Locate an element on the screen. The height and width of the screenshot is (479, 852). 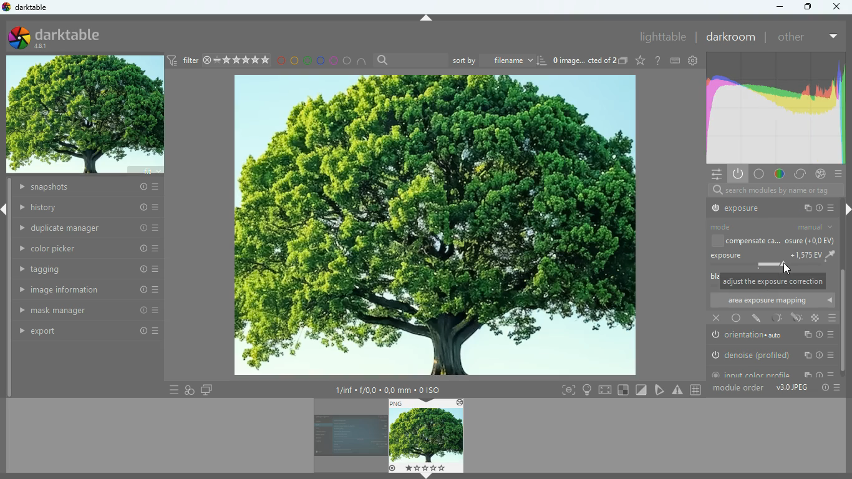
output profile is located at coordinates (771, 208).